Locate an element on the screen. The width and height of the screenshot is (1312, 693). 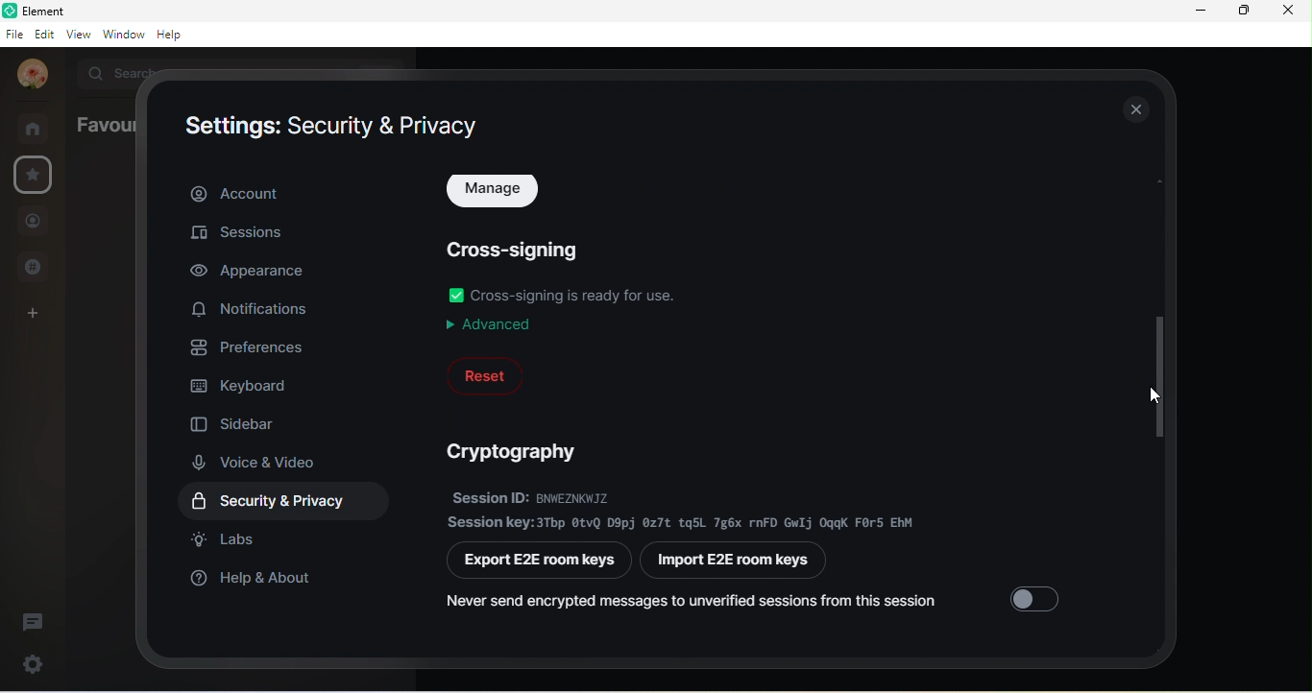
labs is located at coordinates (228, 539).